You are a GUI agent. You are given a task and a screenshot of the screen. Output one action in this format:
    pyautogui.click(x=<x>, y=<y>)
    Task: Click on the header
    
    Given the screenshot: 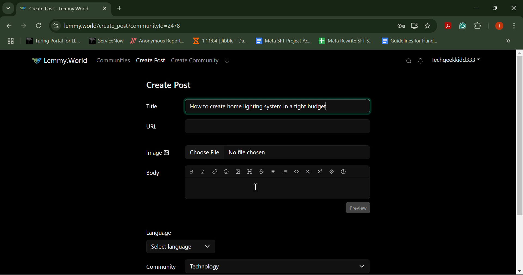 What is the action you would take?
    pyautogui.click(x=249, y=171)
    